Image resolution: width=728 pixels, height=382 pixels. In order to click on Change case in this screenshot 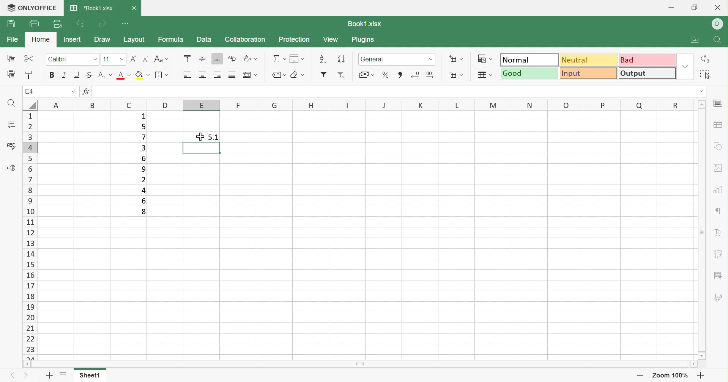, I will do `click(162, 60)`.